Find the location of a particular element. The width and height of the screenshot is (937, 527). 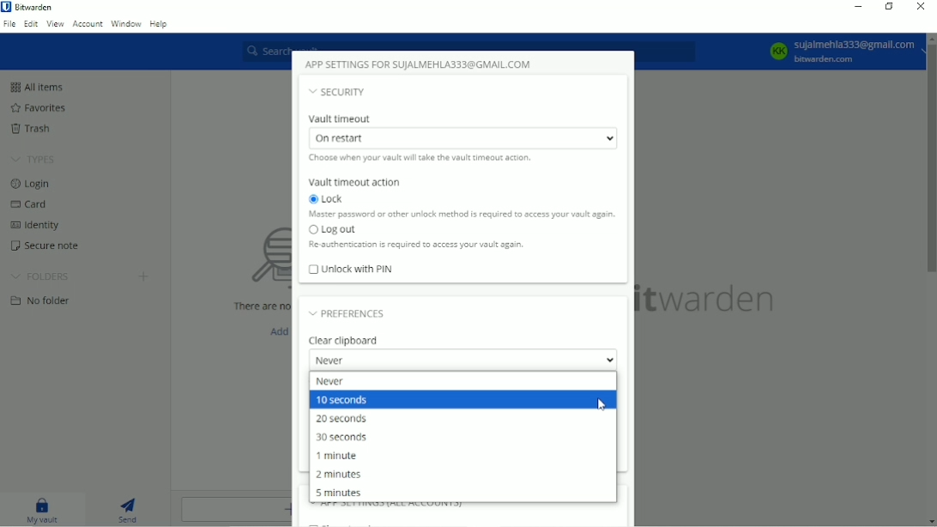

Login is located at coordinates (34, 184).